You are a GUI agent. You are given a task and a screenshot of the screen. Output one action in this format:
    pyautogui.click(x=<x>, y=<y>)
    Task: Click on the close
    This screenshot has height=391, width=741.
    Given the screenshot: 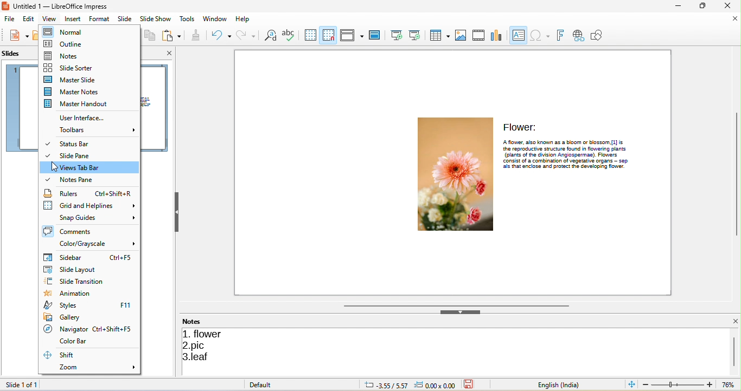 What is the action you would take?
    pyautogui.click(x=166, y=53)
    